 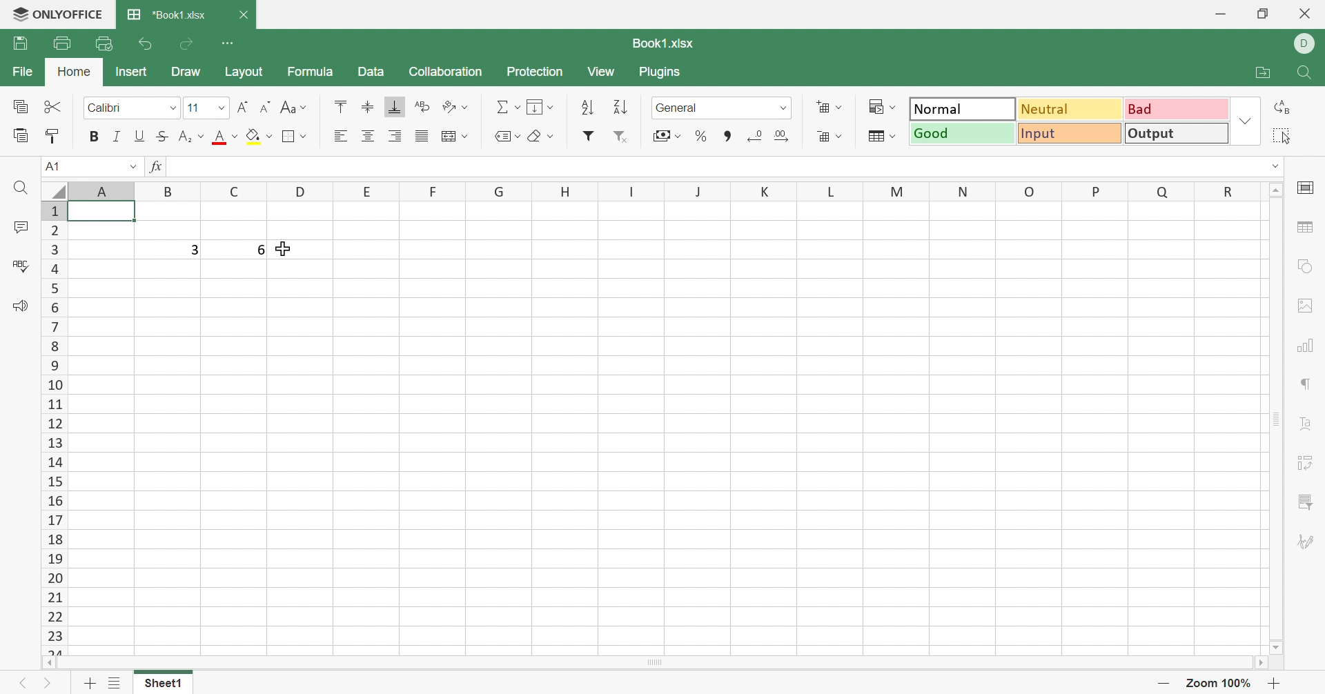 What do you see at coordinates (21, 228) in the screenshot?
I see `Comments` at bounding box center [21, 228].